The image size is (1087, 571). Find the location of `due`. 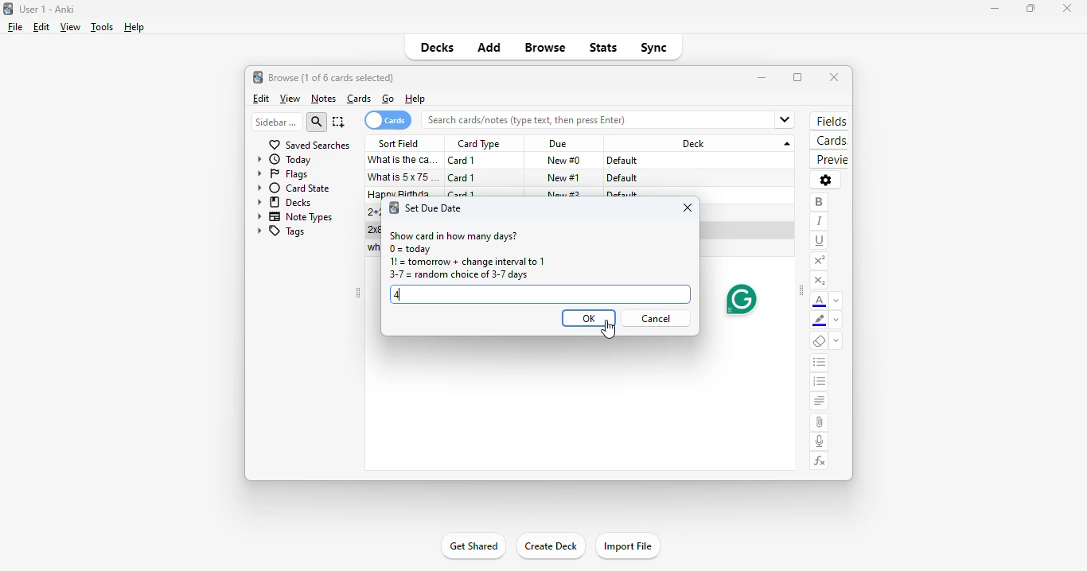

due is located at coordinates (558, 145).